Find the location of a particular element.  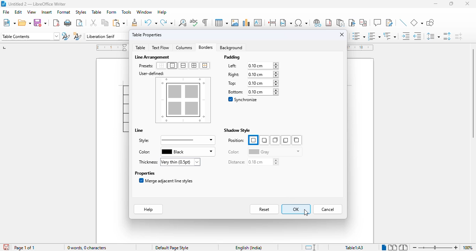

insert comment is located at coordinates (377, 23).